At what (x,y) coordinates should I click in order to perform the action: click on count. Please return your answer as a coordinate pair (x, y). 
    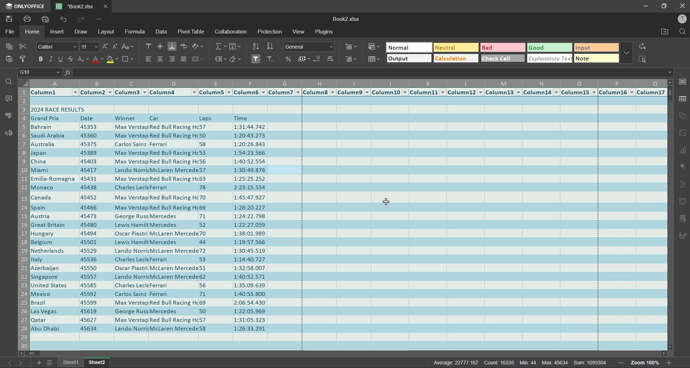
    Looking at the image, I should click on (503, 362).